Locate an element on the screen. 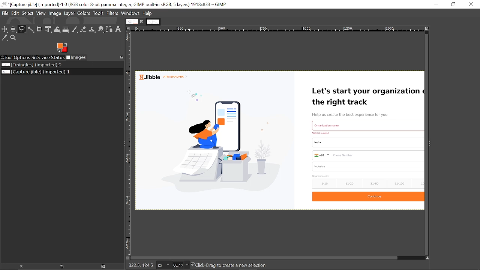  Configure this tab is located at coordinates (122, 57).